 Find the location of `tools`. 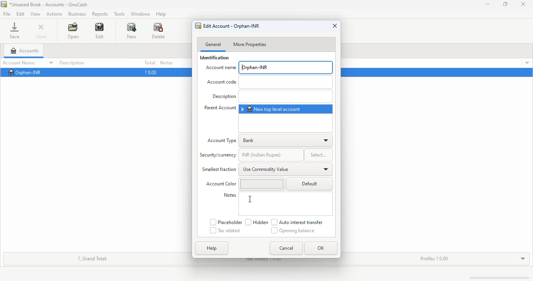

tools is located at coordinates (119, 14).